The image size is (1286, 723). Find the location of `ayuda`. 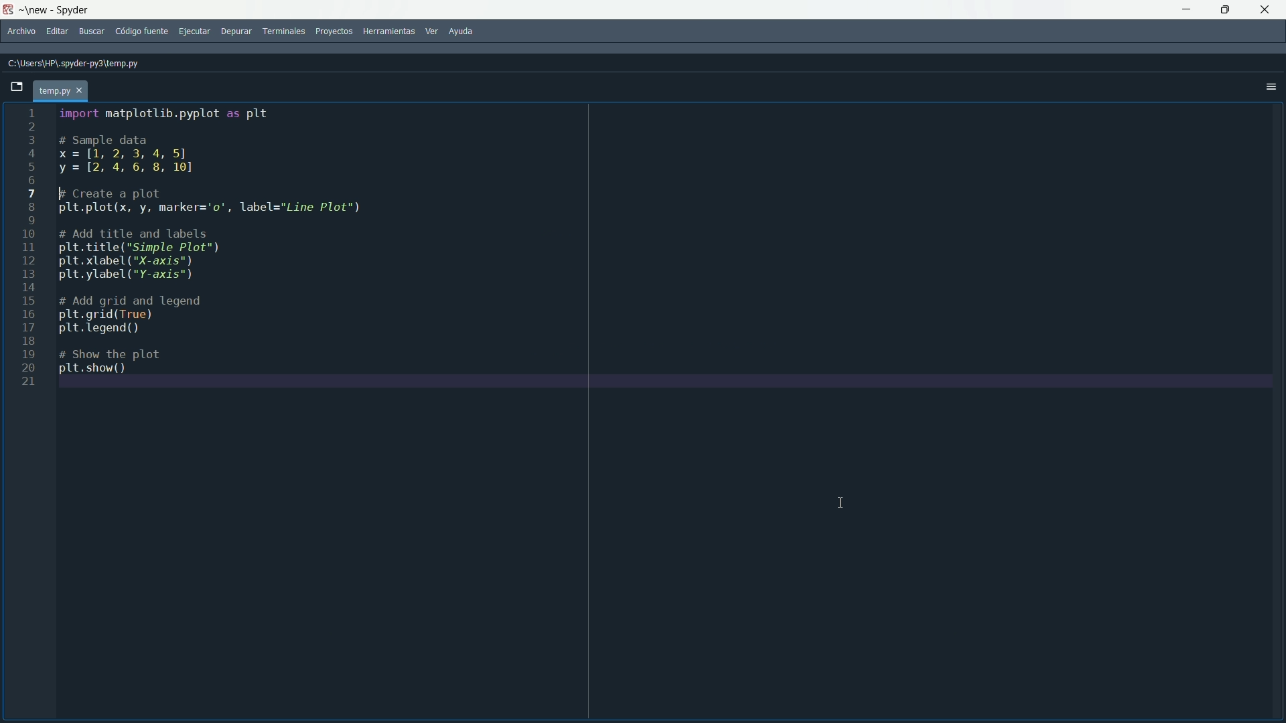

ayuda is located at coordinates (463, 31).